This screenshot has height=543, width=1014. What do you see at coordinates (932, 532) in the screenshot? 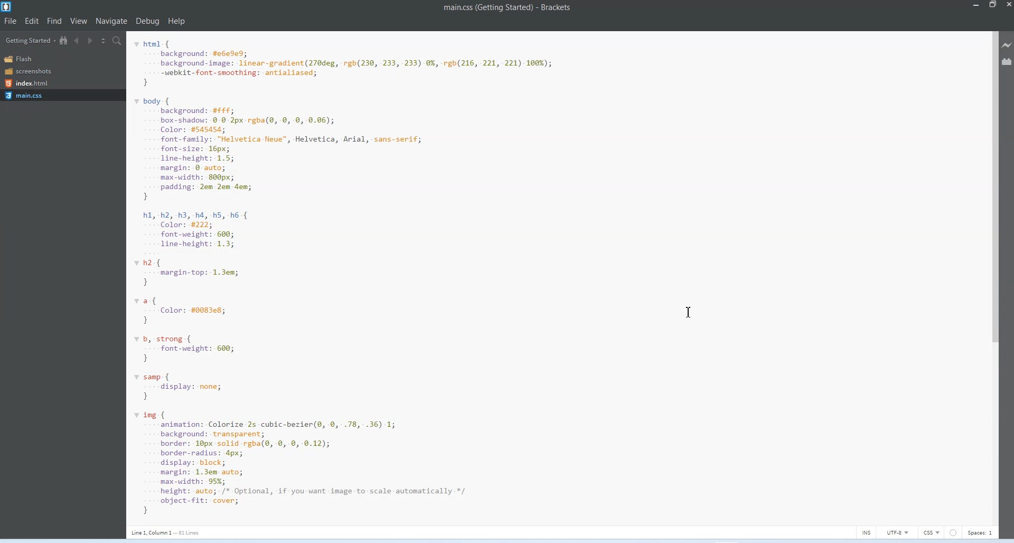
I see `CSS` at bounding box center [932, 532].